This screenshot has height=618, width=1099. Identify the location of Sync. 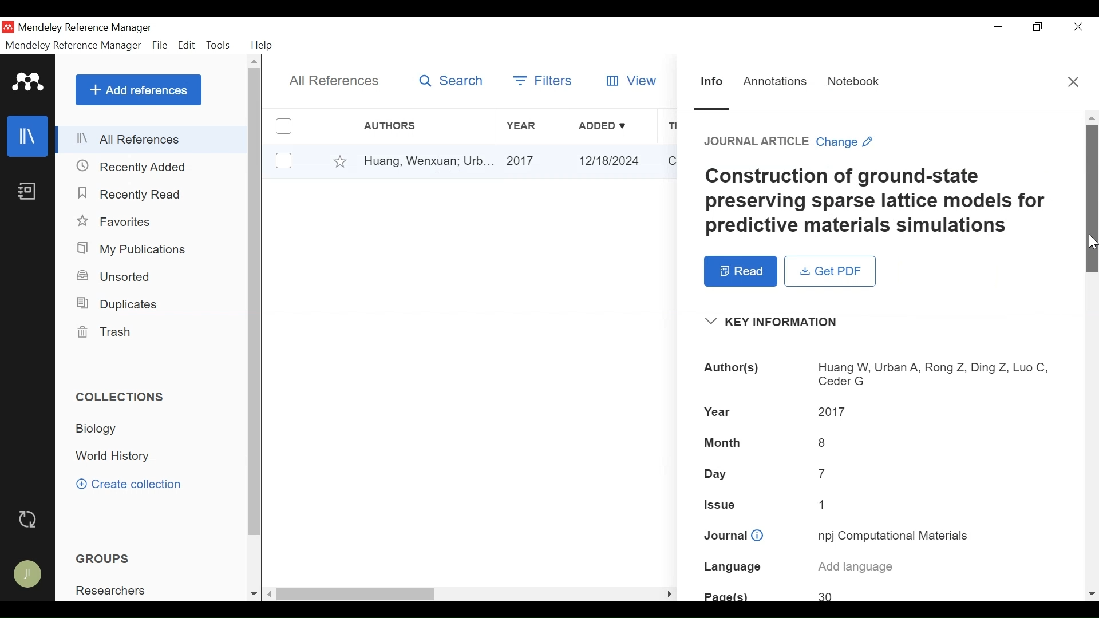
(29, 520).